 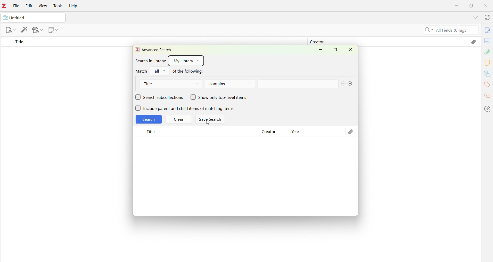 I want to click on Search subcollections, so click(x=160, y=98).